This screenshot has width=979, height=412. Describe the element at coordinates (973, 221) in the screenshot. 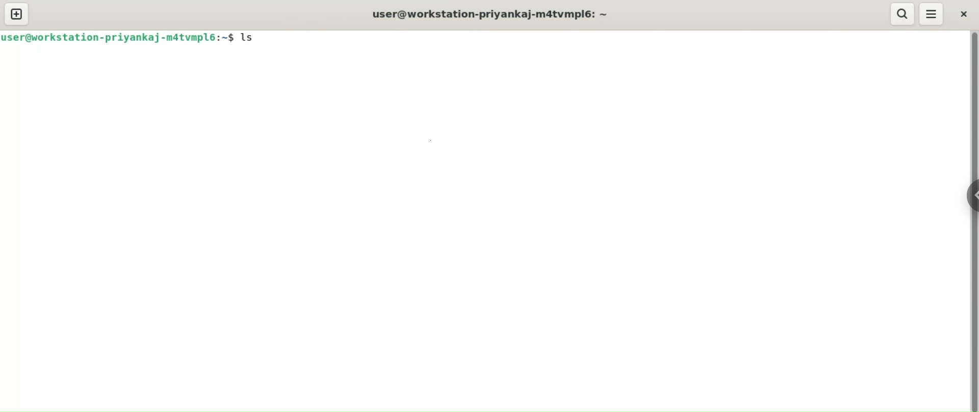

I see `verical scroll bar` at that location.